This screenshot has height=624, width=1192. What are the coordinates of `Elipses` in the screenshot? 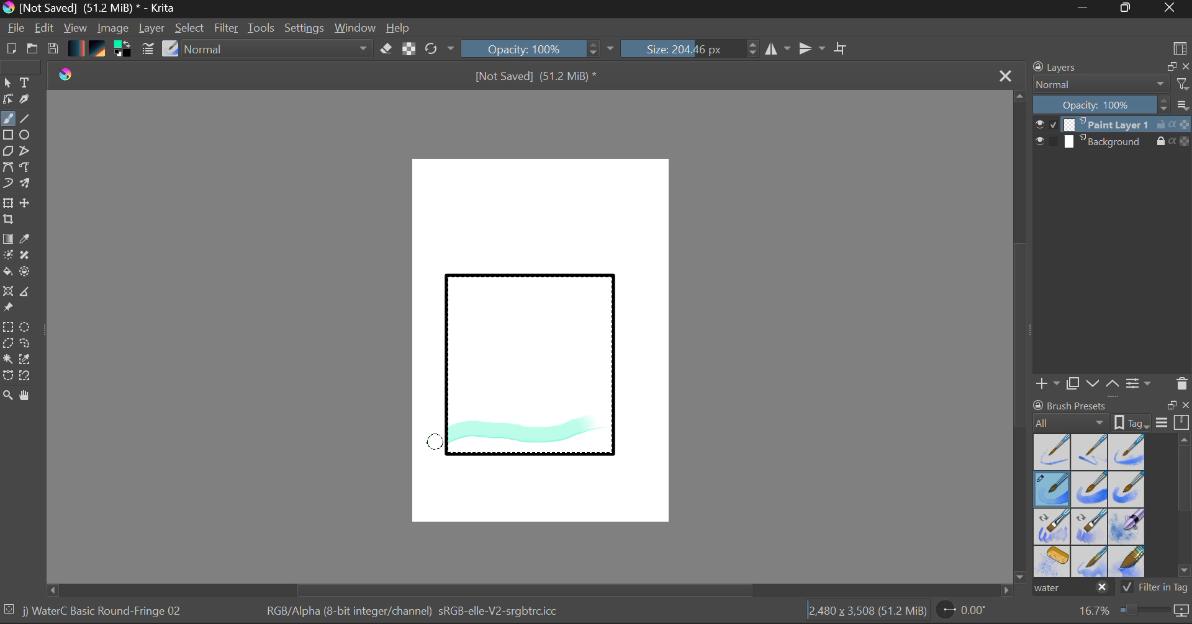 It's located at (27, 136).